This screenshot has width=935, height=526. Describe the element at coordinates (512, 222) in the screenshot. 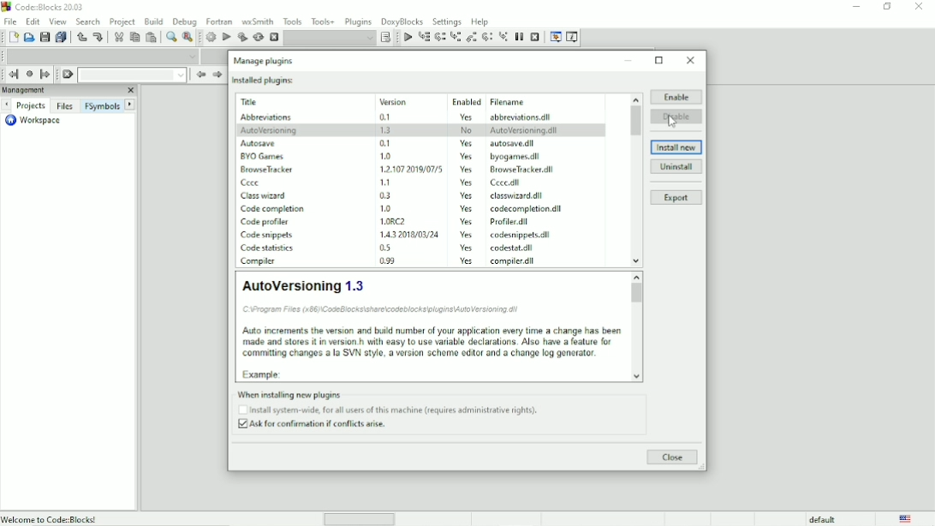

I see `Profiler.dll` at that location.